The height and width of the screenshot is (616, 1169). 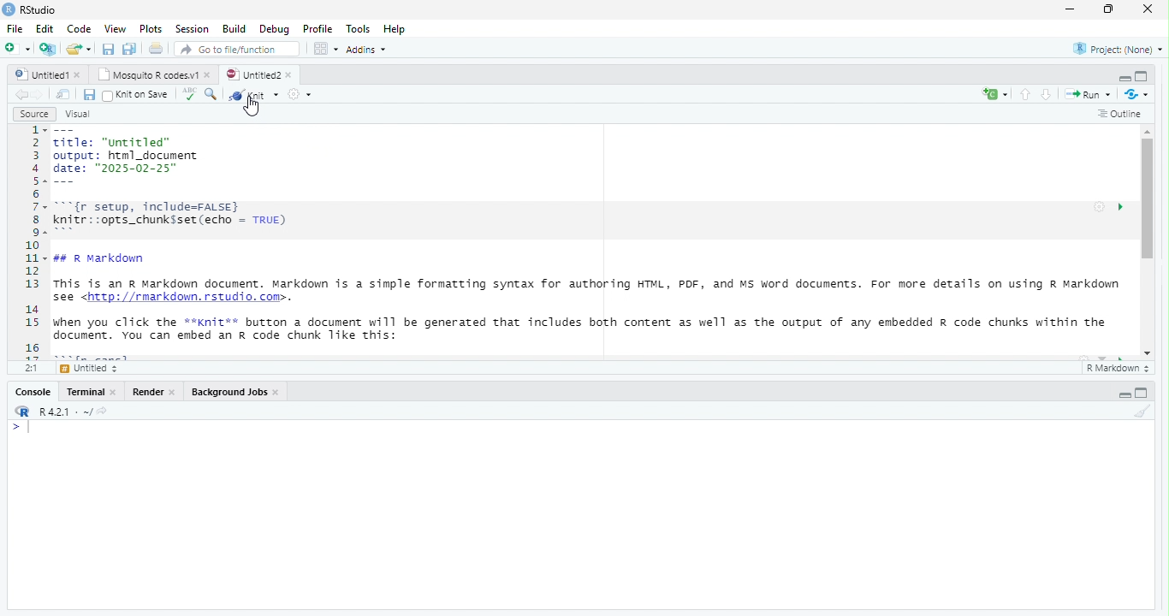 What do you see at coordinates (175, 218) in the screenshot?
I see ````{r setup, include=FALSE}knitr: :opts_chunkSset (echo = TRUE)```` at bounding box center [175, 218].